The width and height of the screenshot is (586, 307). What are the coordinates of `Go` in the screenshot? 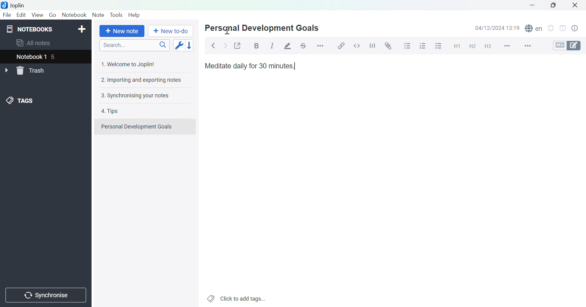 It's located at (52, 15).